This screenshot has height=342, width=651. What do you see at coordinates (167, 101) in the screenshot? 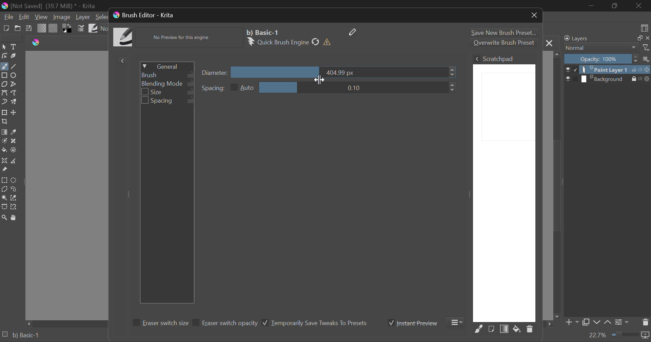
I see `Spacing` at bounding box center [167, 101].